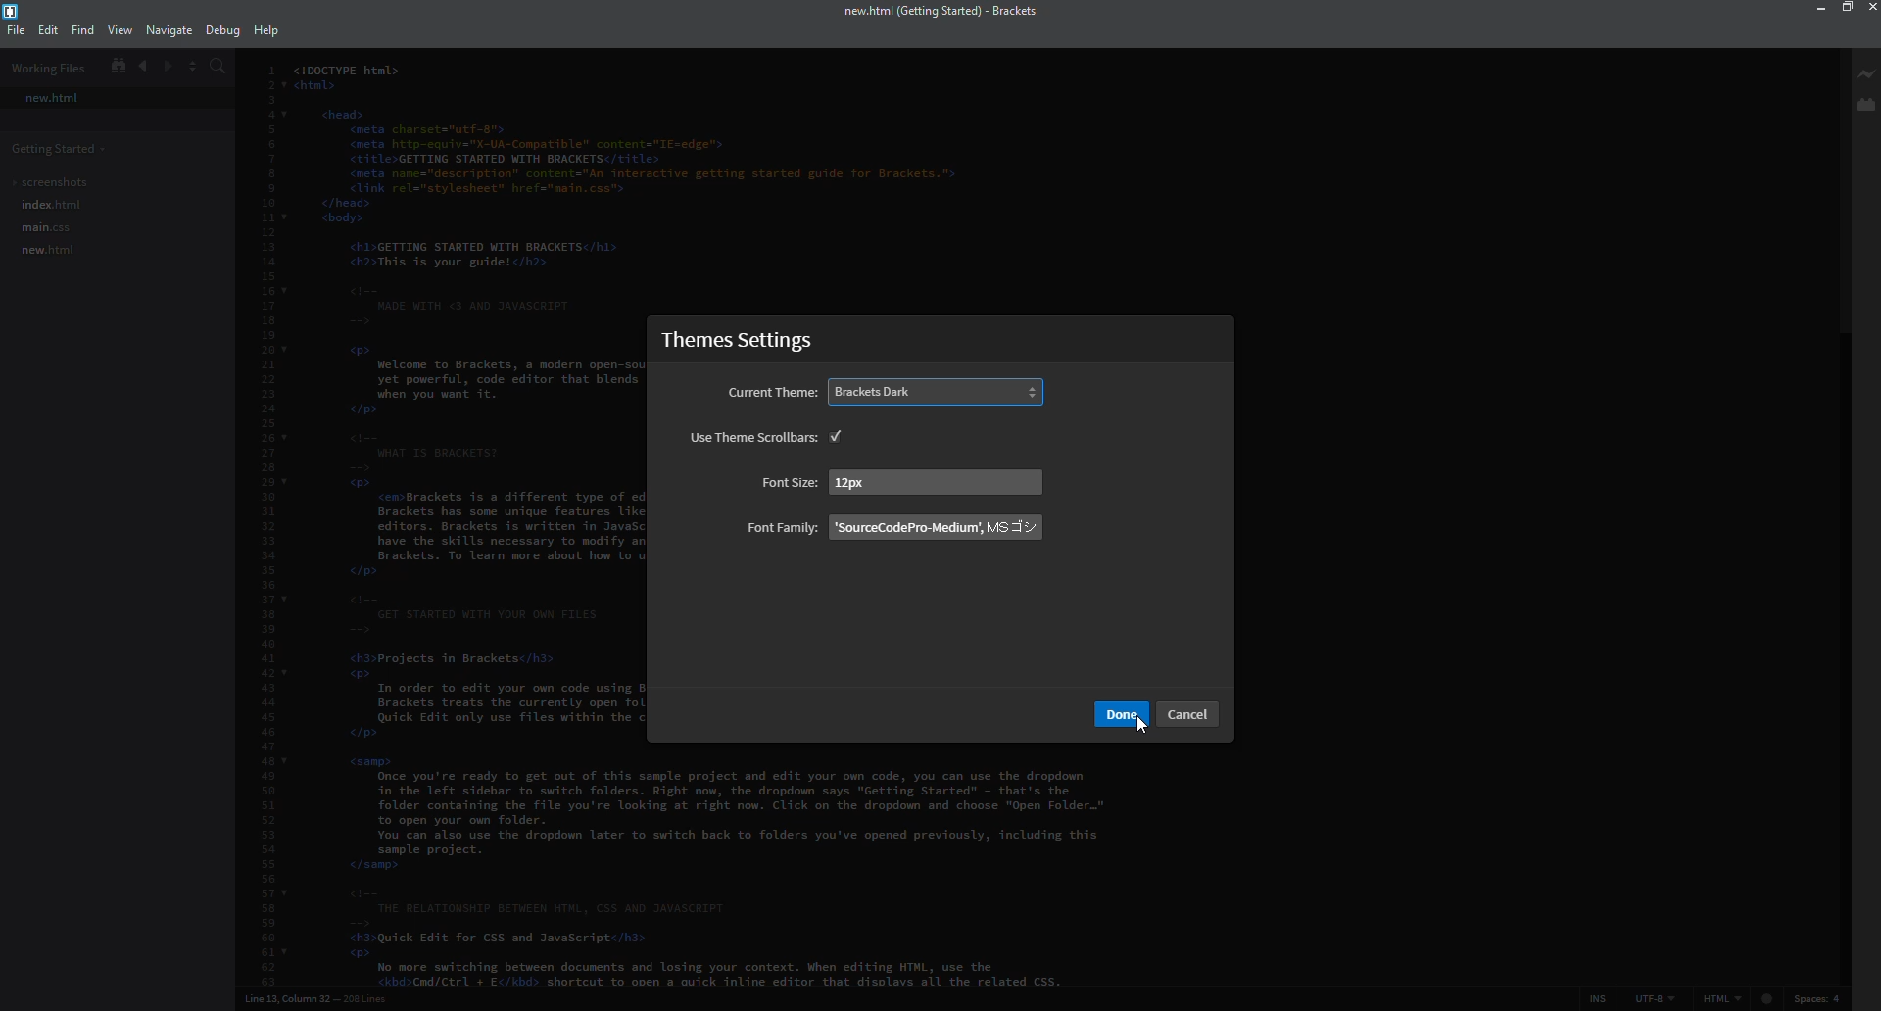 Image resolution: width=1881 pixels, height=1011 pixels. Describe the element at coordinates (216, 67) in the screenshot. I see `search` at that location.